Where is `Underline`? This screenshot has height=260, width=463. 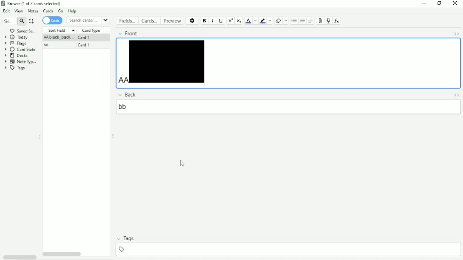
Underline is located at coordinates (221, 21).